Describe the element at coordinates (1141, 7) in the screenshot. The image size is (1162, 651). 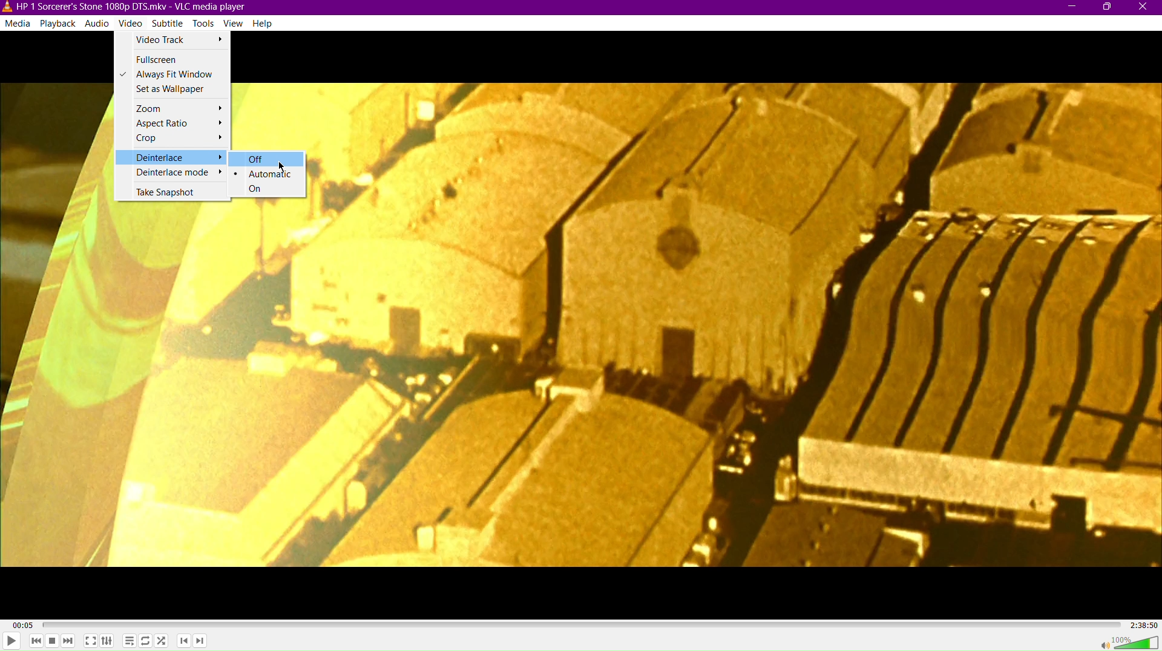
I see `Close` at that location.